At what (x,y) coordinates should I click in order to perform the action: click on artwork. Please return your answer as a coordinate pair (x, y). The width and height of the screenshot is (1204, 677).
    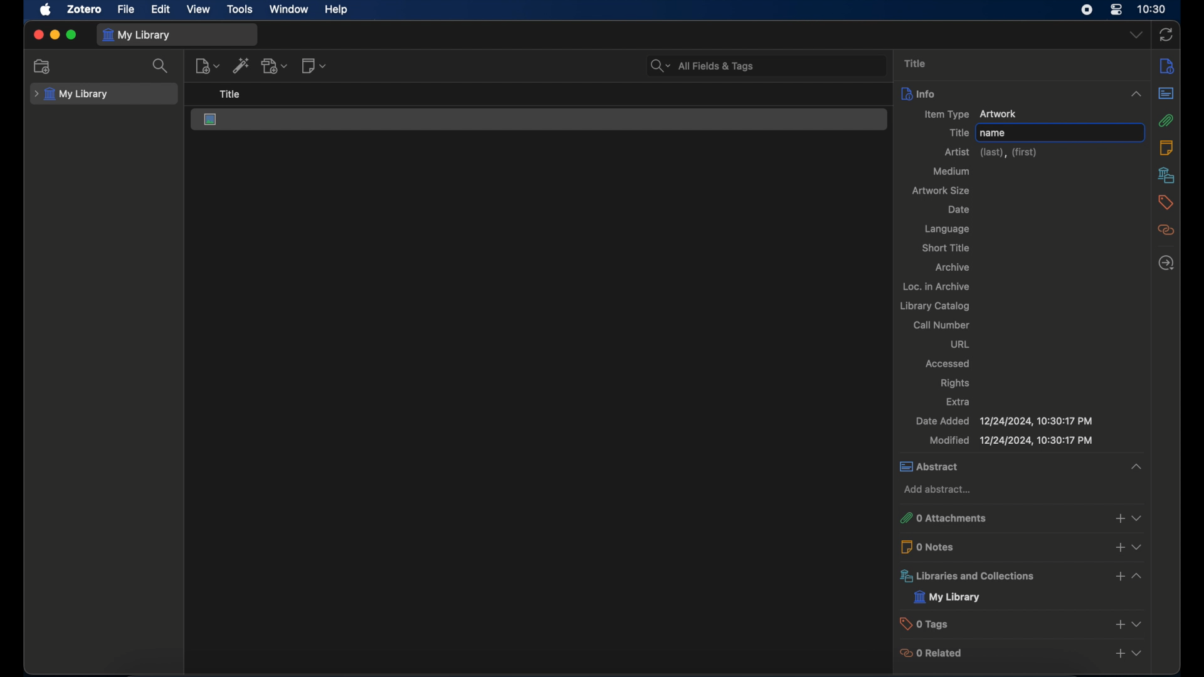
    Looking at the image, I should click on (211, 120).